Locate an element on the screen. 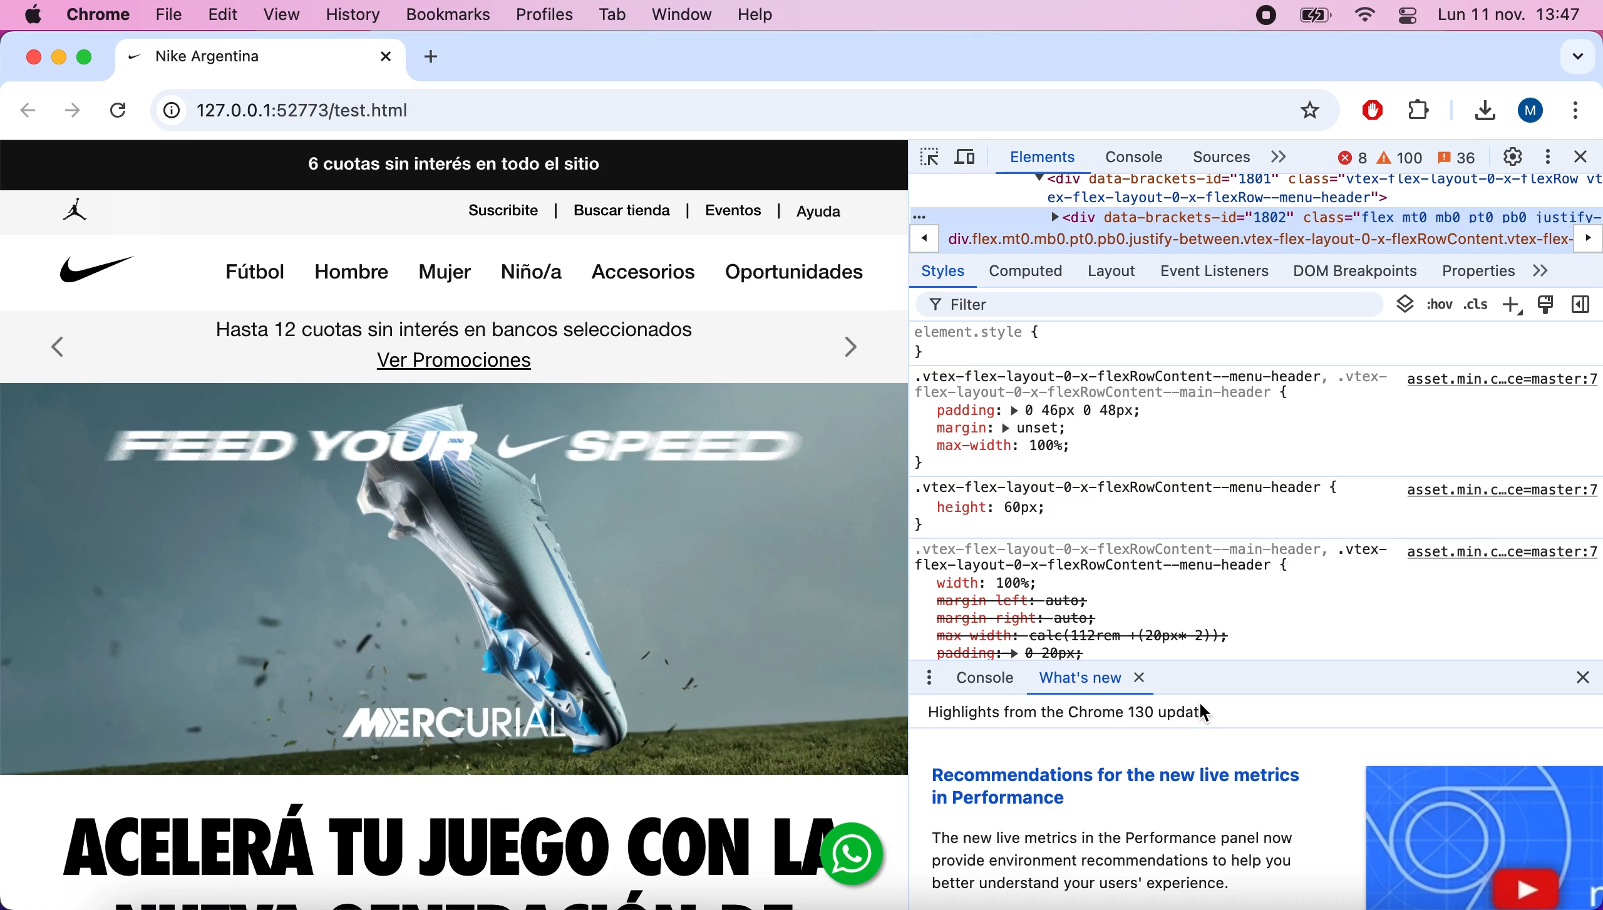 This screenshot has width=1603, height=910. what's next is located at coordinates (1096, 678).